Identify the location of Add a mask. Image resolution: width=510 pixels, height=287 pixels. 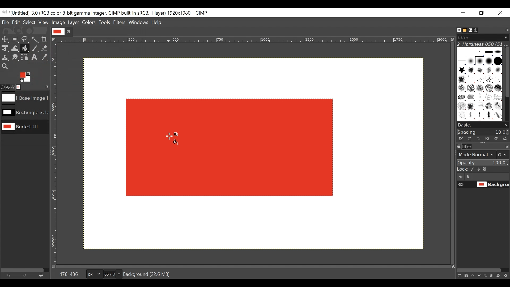
(500, 276).